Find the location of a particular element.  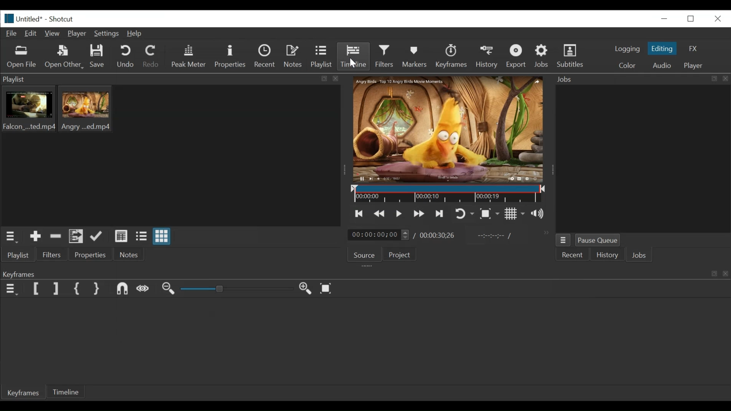

File is located at coordinates (13, 34).